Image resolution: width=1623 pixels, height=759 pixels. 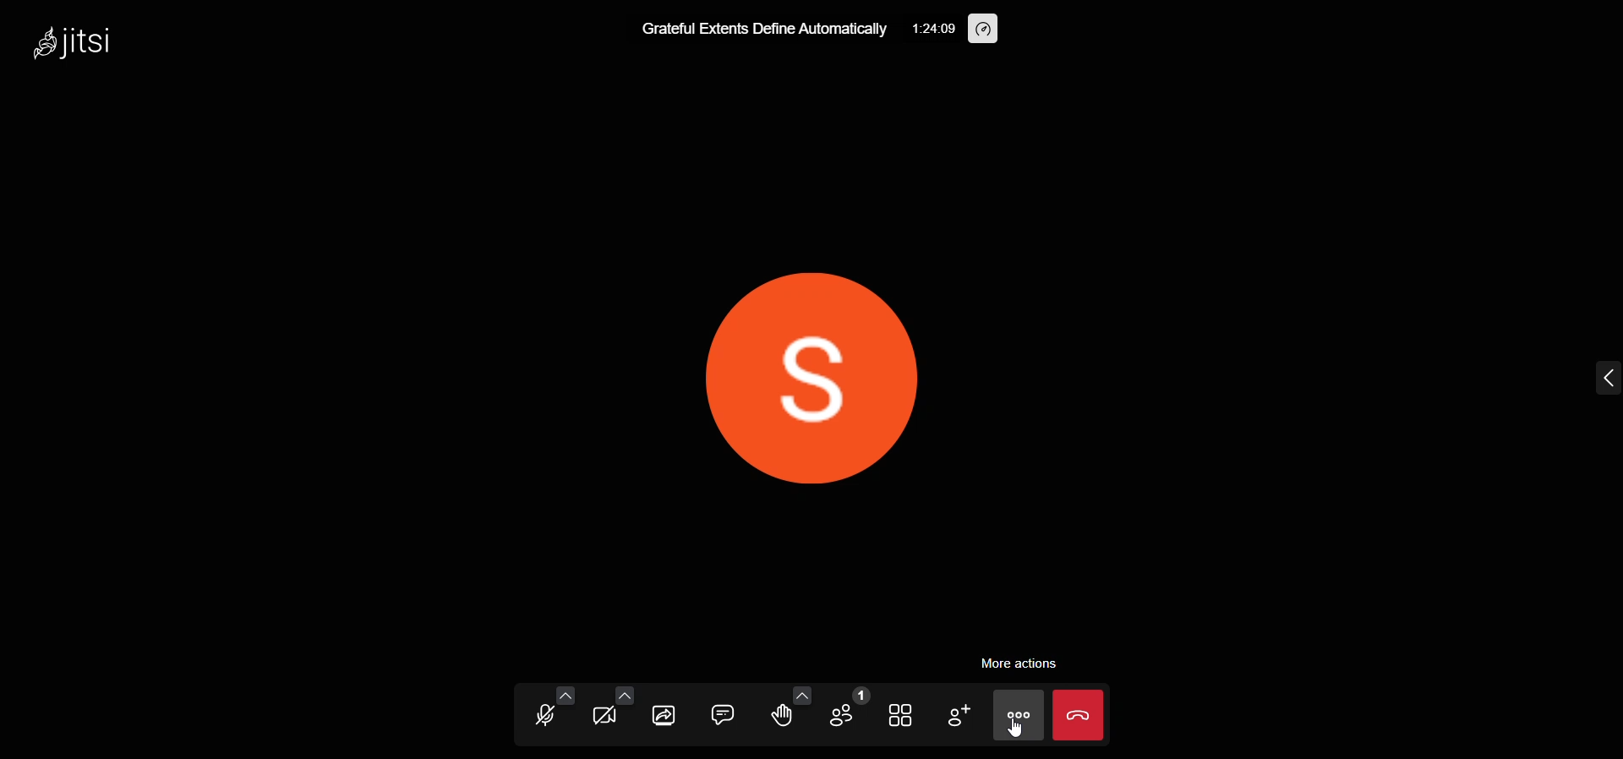 What do you see at coordinates (563, 694) in the screenshot?
I see `audio setting` at bounding box center [563, 694].